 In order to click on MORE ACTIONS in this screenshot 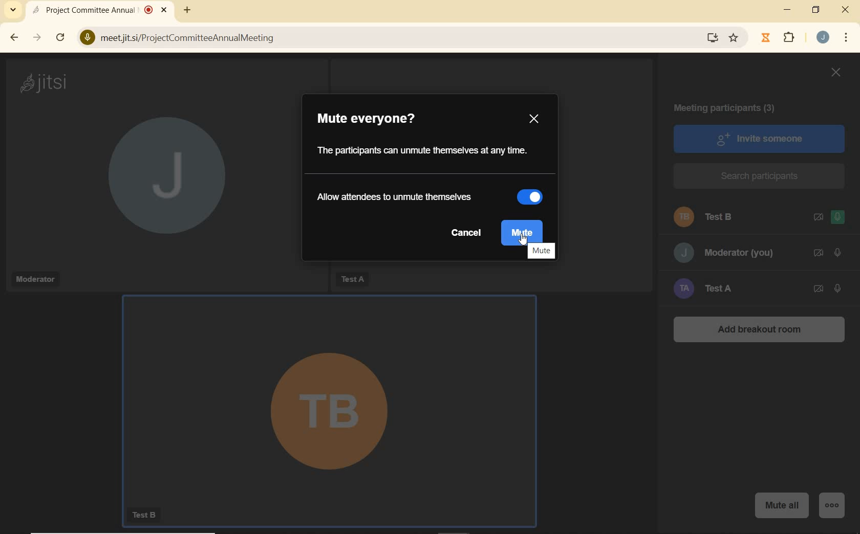, I will do `click(834, 501)`.